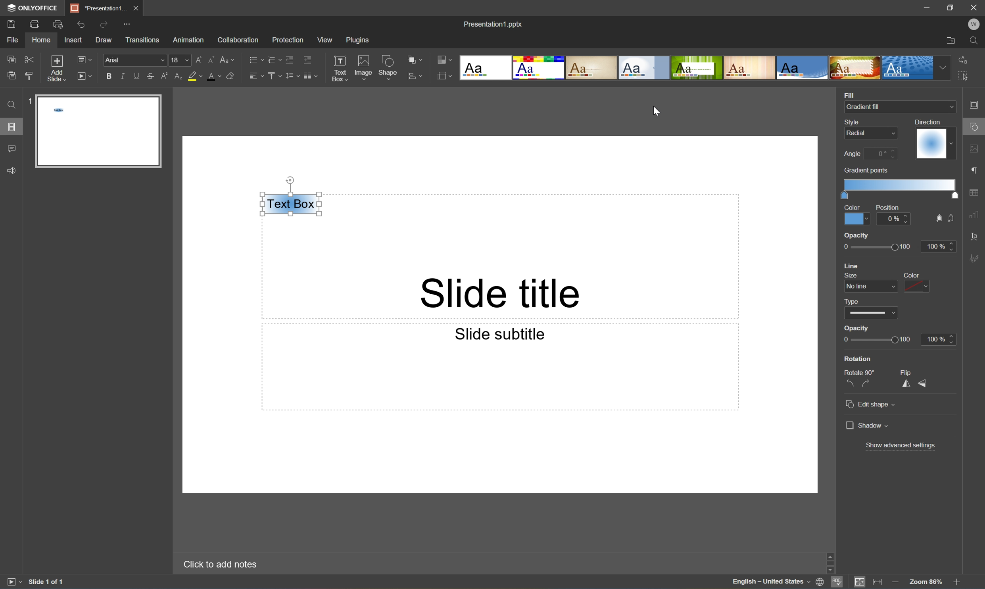 Image resolution: width=985 pixels, height=589 pixels. What do you see at coordinates (12, 104) in the screenshot?
I see `Find` at bounding box center [12, 104].